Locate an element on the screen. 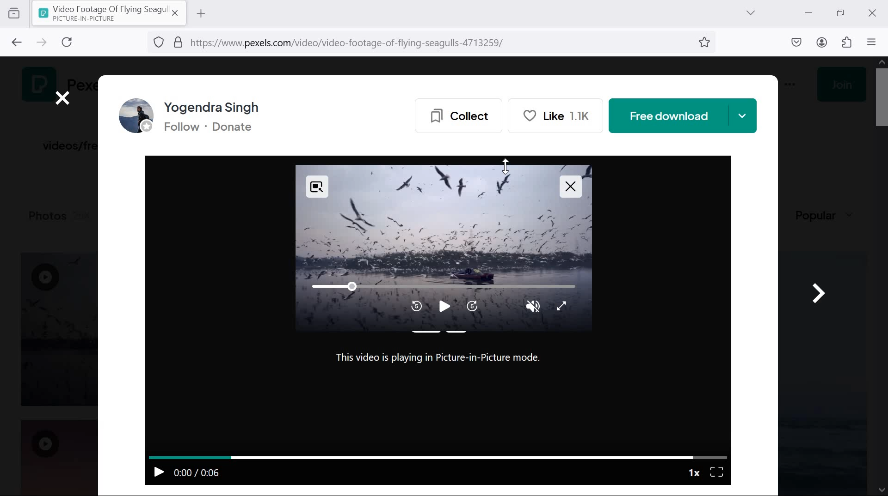 This screenshot has height=496, width=888. view recent history across devices and windows is located at coordinates (14, 12).